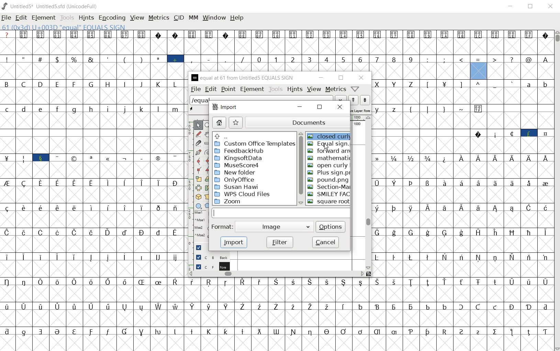 Image resolution: width=560 pixels, height=351 pixels. What do you see at coordinates (362, 78) in the screenshot?
I see `close` at bounding box center [362, 78].